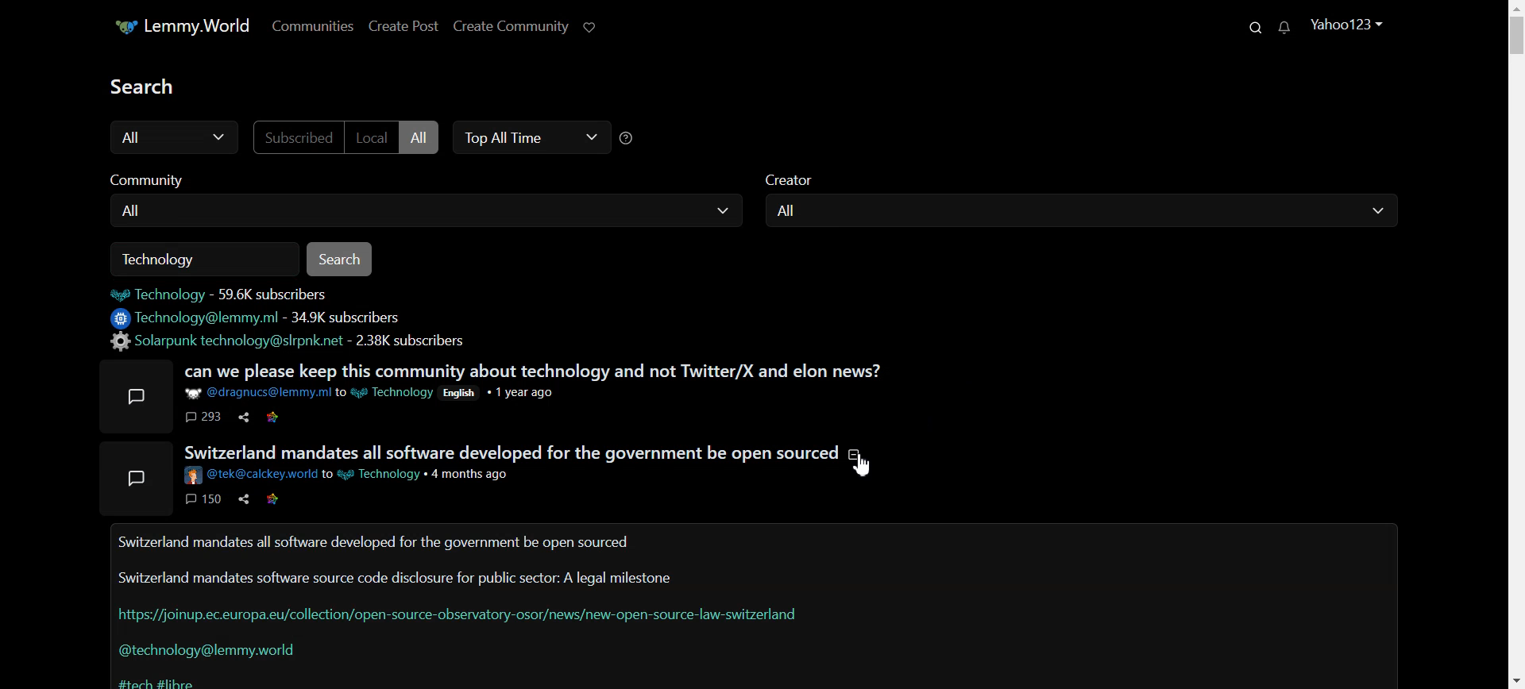 The height and width of the screenshot is (689, 1525). I want to click on Subscribed, so click(299, 137).